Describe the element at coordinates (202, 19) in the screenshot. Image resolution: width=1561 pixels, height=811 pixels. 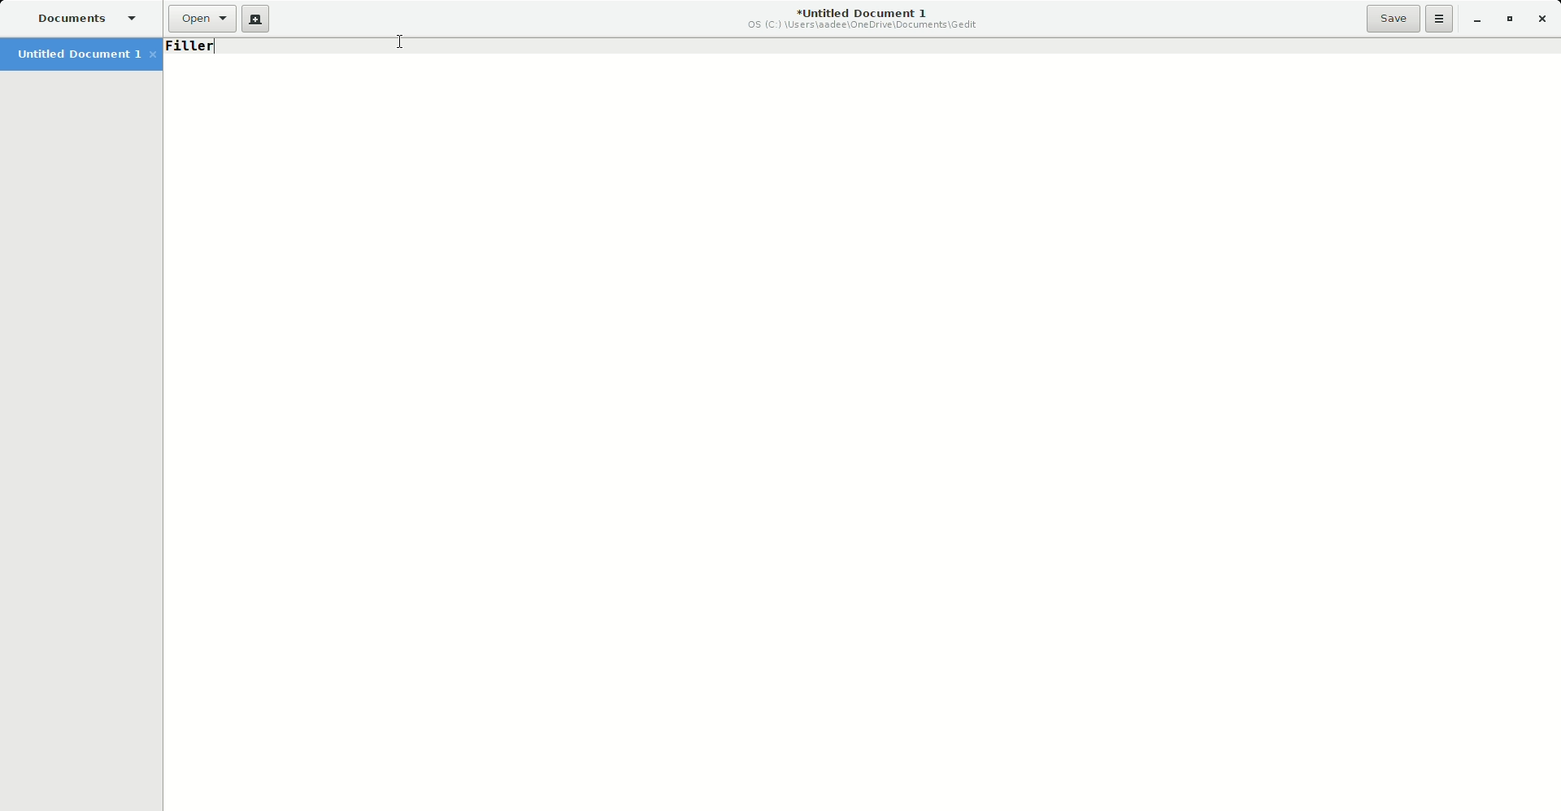
I see `Open` at that location.